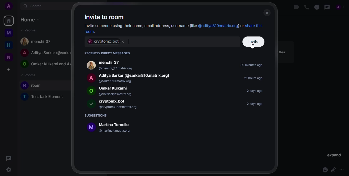 The height and width of the screenshot is (176, 349). What do you see at coordinates (103, 41) in the screenshot?
I see `cryptomx_bot` at bounding box center [103, 41].